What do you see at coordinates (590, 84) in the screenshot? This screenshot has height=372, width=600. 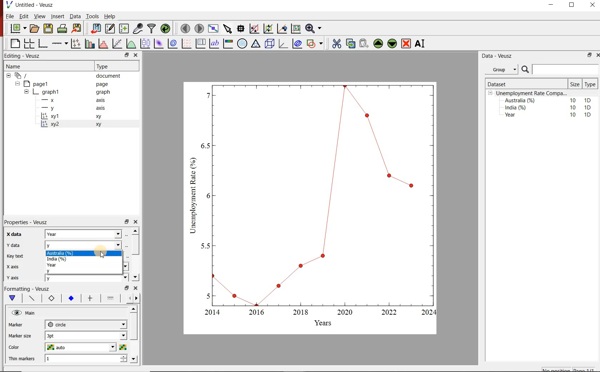 I see `Type` at bounding box center [590, 84].